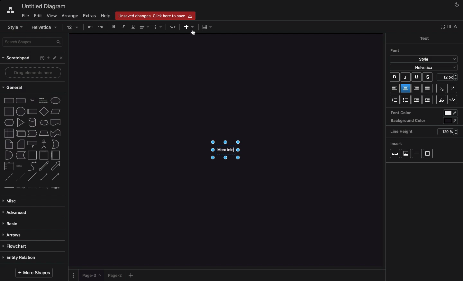  I want to click on container, so click(32, 155).